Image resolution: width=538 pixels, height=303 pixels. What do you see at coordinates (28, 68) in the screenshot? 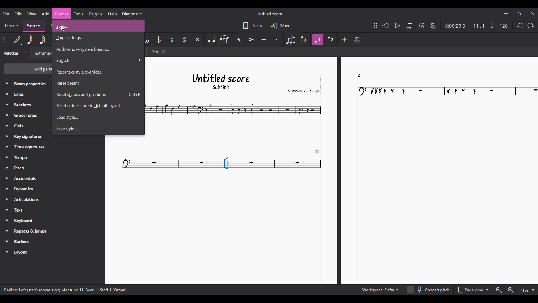
I see `Add palette` at bounding box center [28, 68].